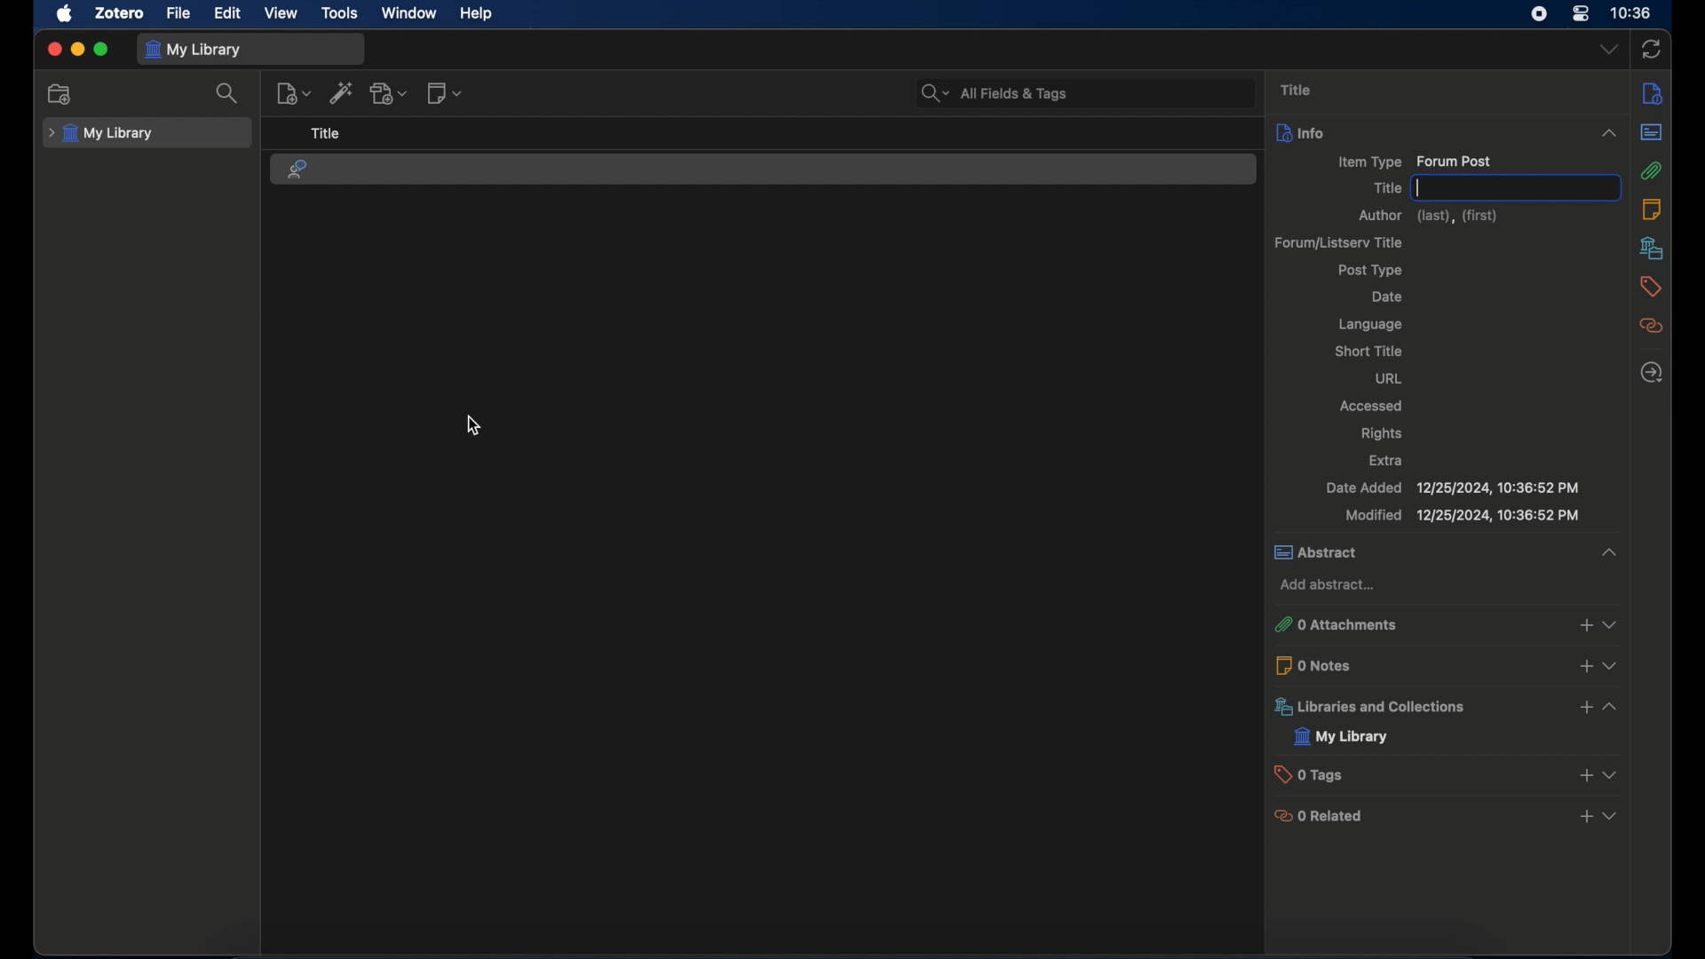  I want to click on add item by identifier, so click(342, 92).